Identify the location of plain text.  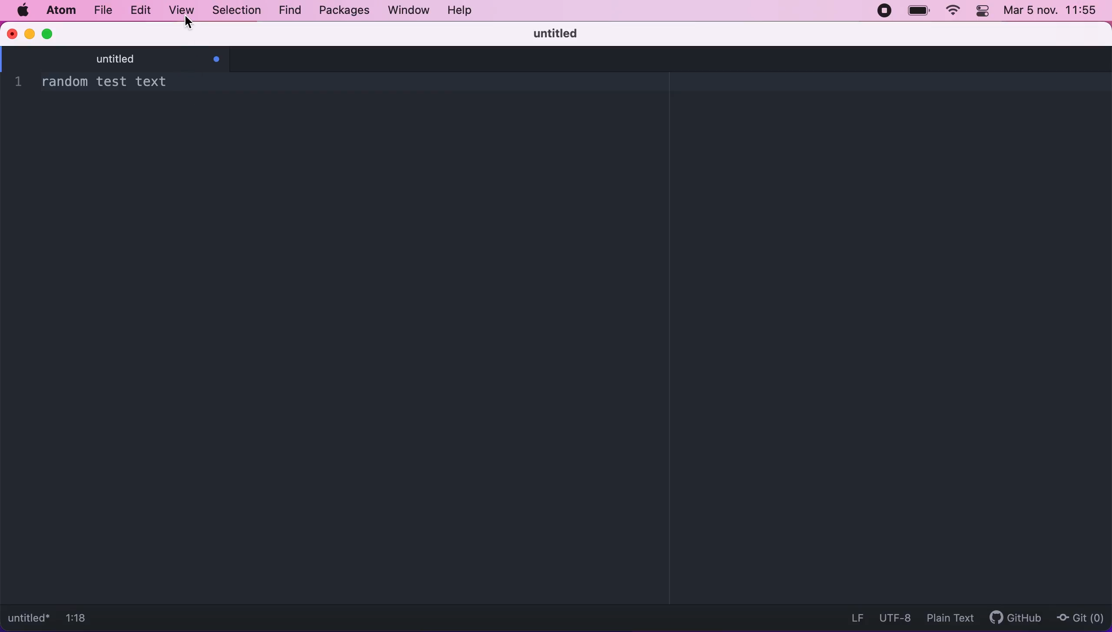
(948, 618).